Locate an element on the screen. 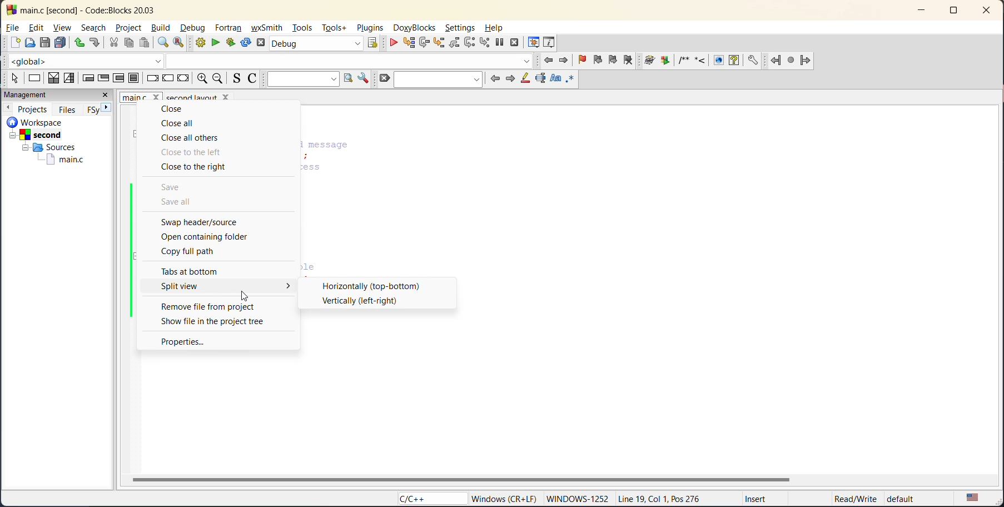 This screenshot has width=1004, height=507. message is located at coordinates (359, 145).